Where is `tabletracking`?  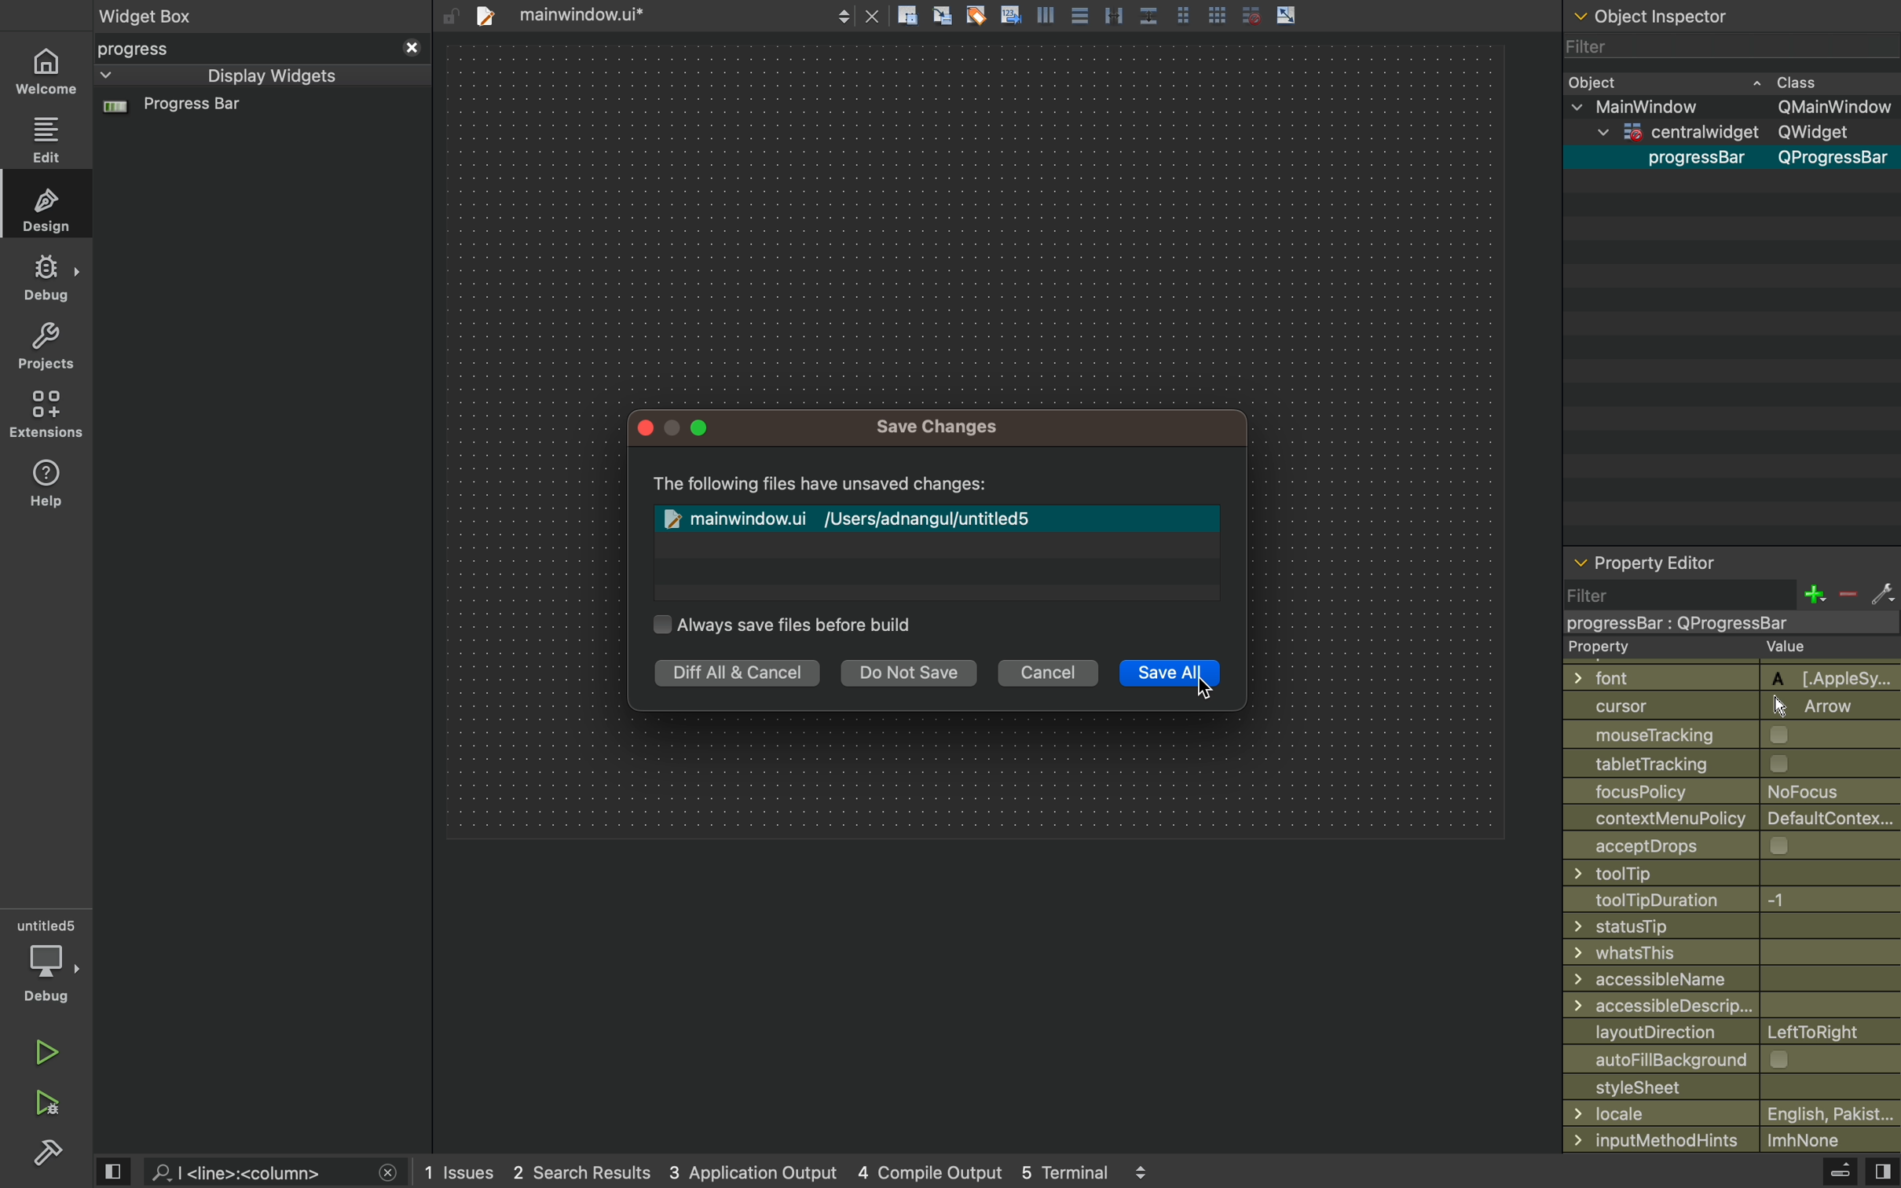
tabletracking is located at coordinates (1733, 763).